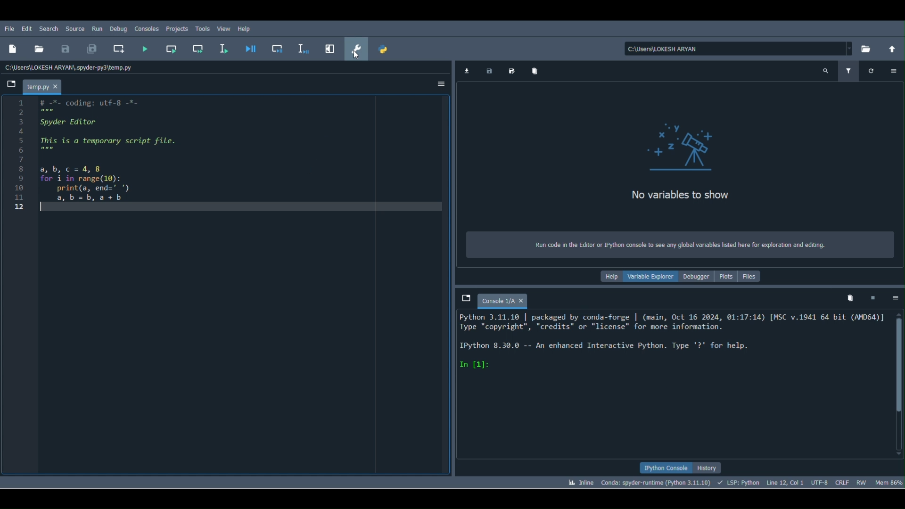  What do you see at coordinates (198, 48) in the screenshot?
I see `Run current cell and go to the next one (Shift + Return)` at bounding box center [198, 48].